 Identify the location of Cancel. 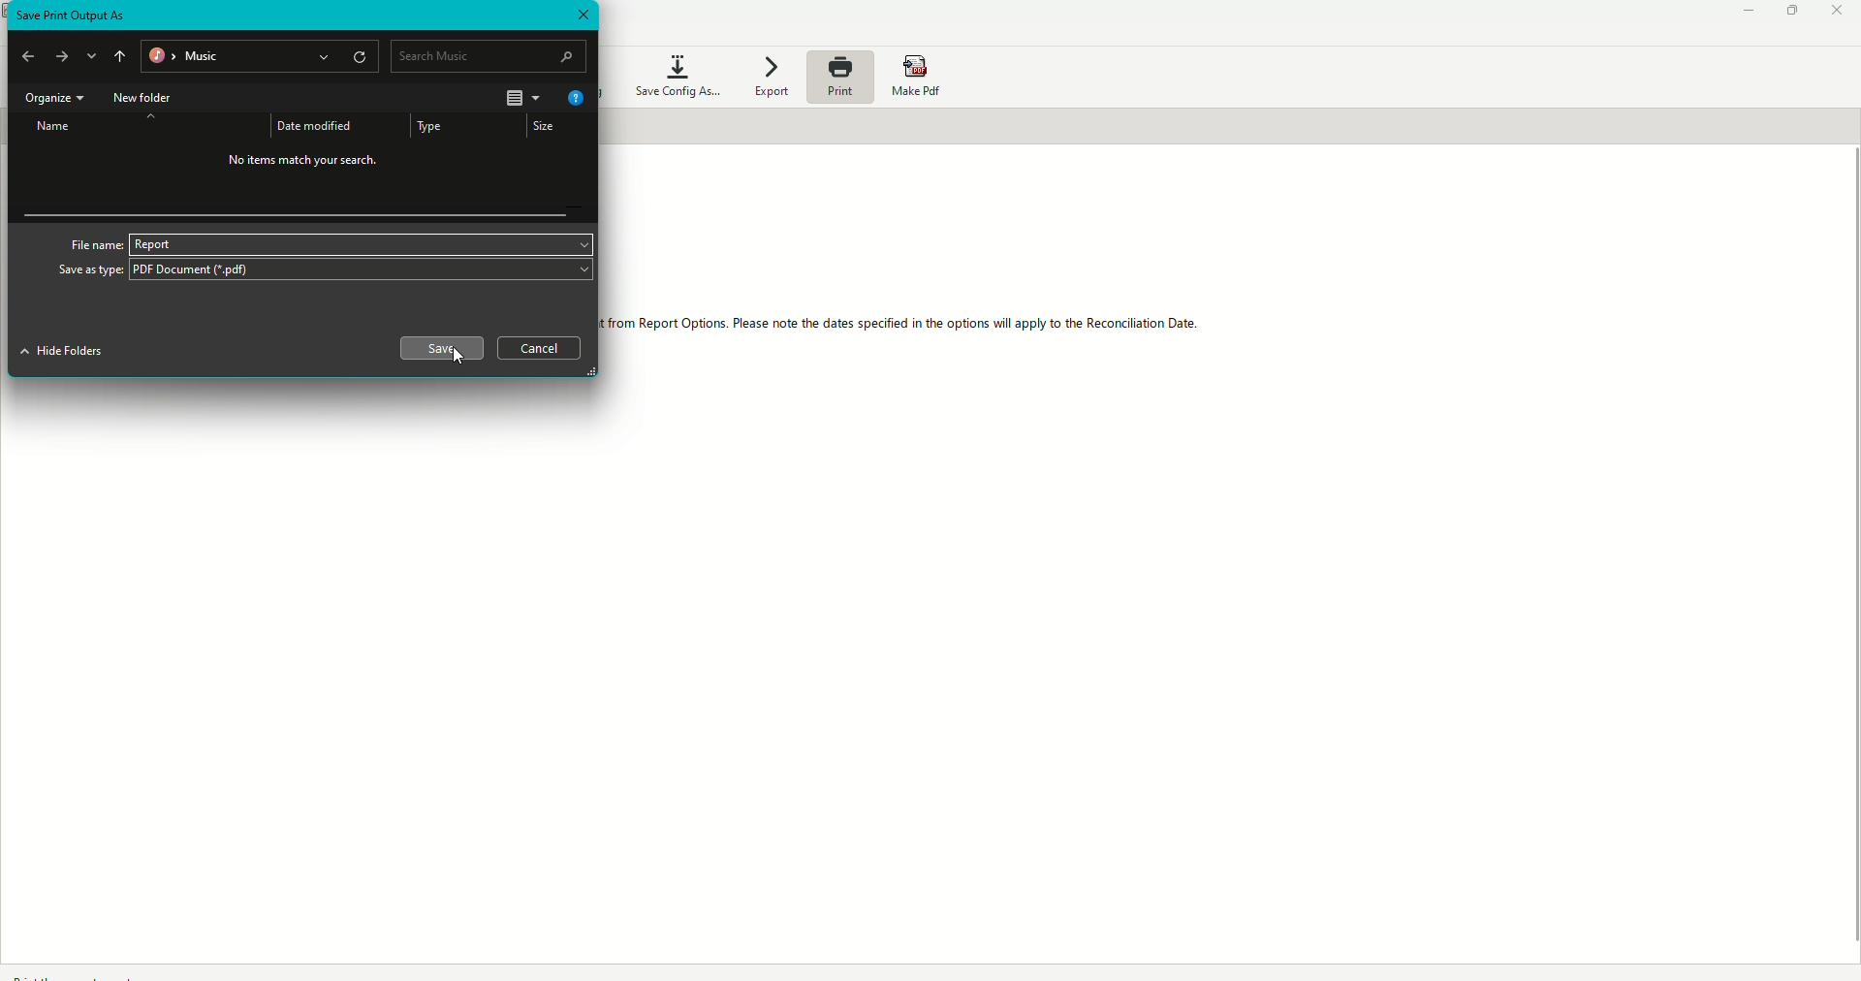
(541, 349).